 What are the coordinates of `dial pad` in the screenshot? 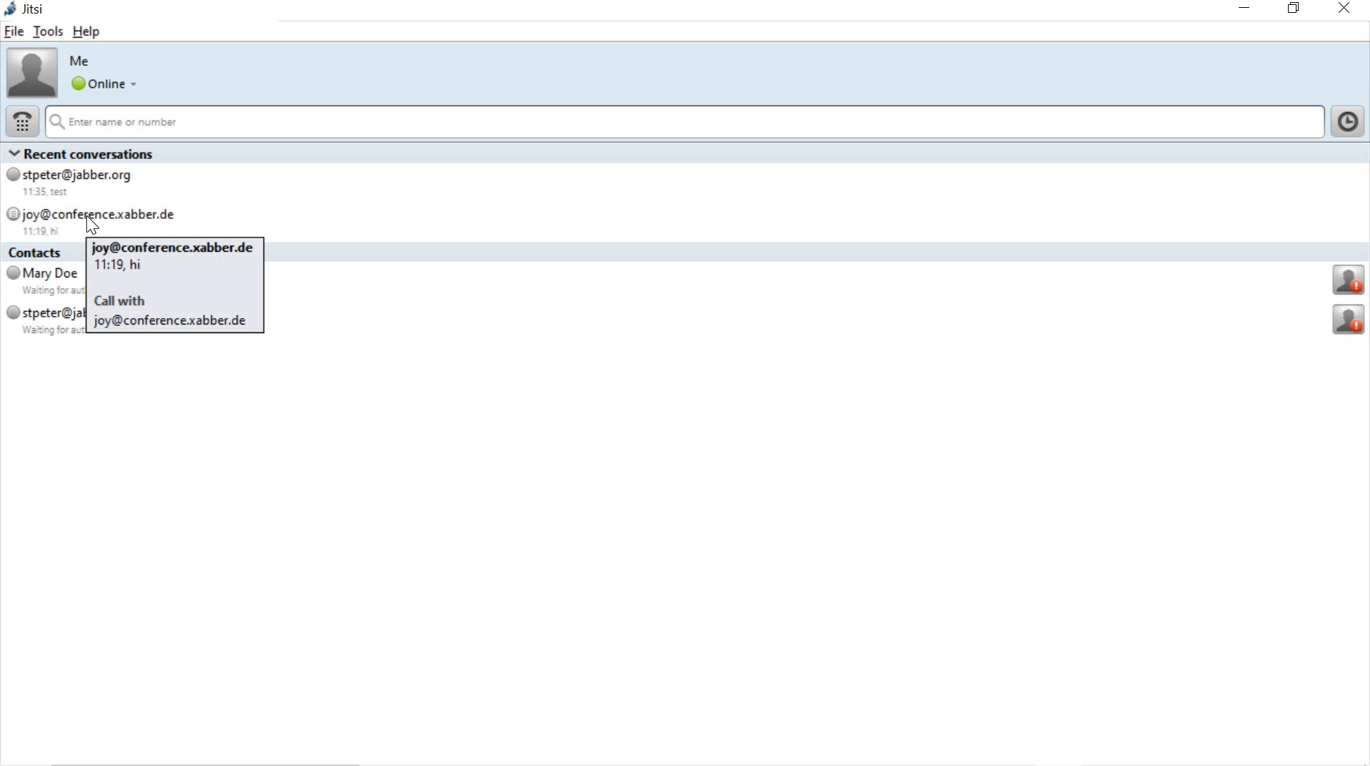 It's located at (19, 122).